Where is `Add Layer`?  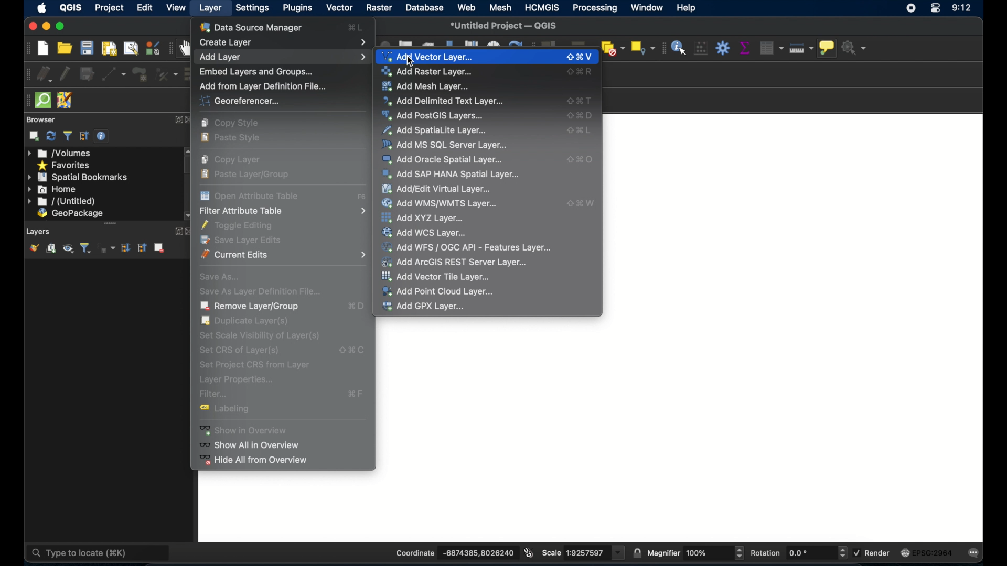 Add Layer is located at coordinates (283, 58).